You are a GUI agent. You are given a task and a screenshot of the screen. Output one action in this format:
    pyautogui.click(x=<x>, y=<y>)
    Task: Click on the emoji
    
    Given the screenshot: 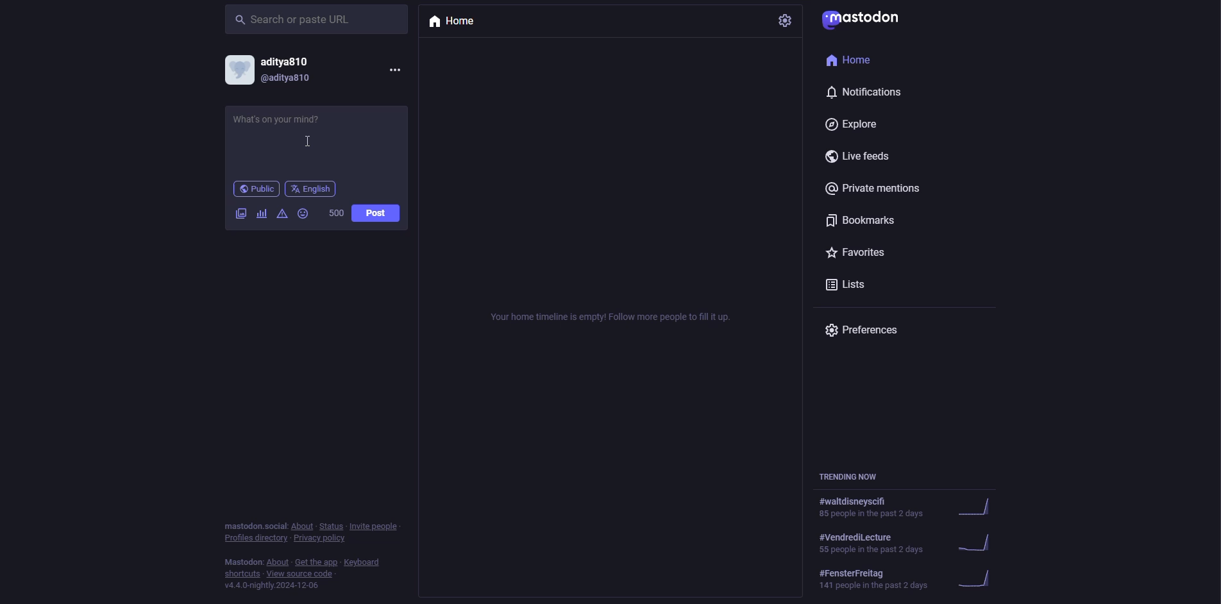 What is the action you would take?
    pyautogui.click(x=304, y=213)
    